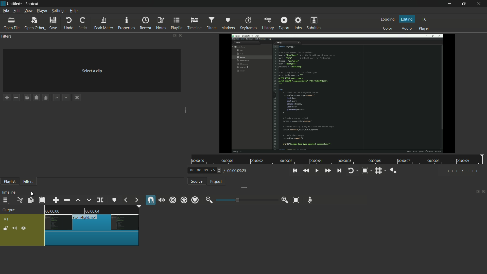 This screenshot has width=487, height=274. What do you see at coordinates (177, 24) in the screenshot?
I see `playlist` at bounding box center [177, 24].